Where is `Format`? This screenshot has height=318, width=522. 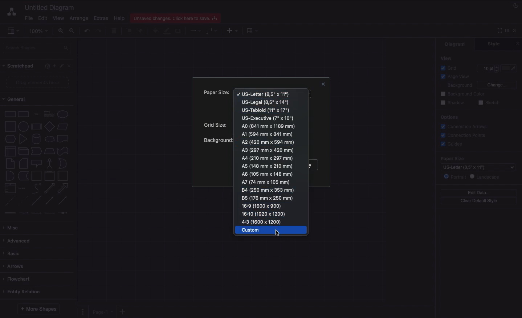
Format is located at coordinates (507, 32).